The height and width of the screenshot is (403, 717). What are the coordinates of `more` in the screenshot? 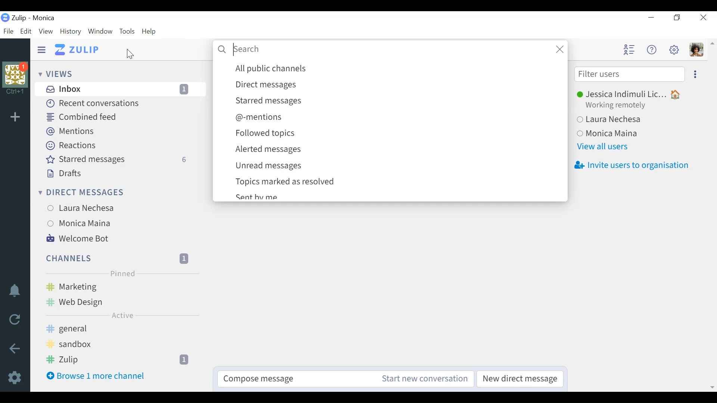 It's located at (697, 75).